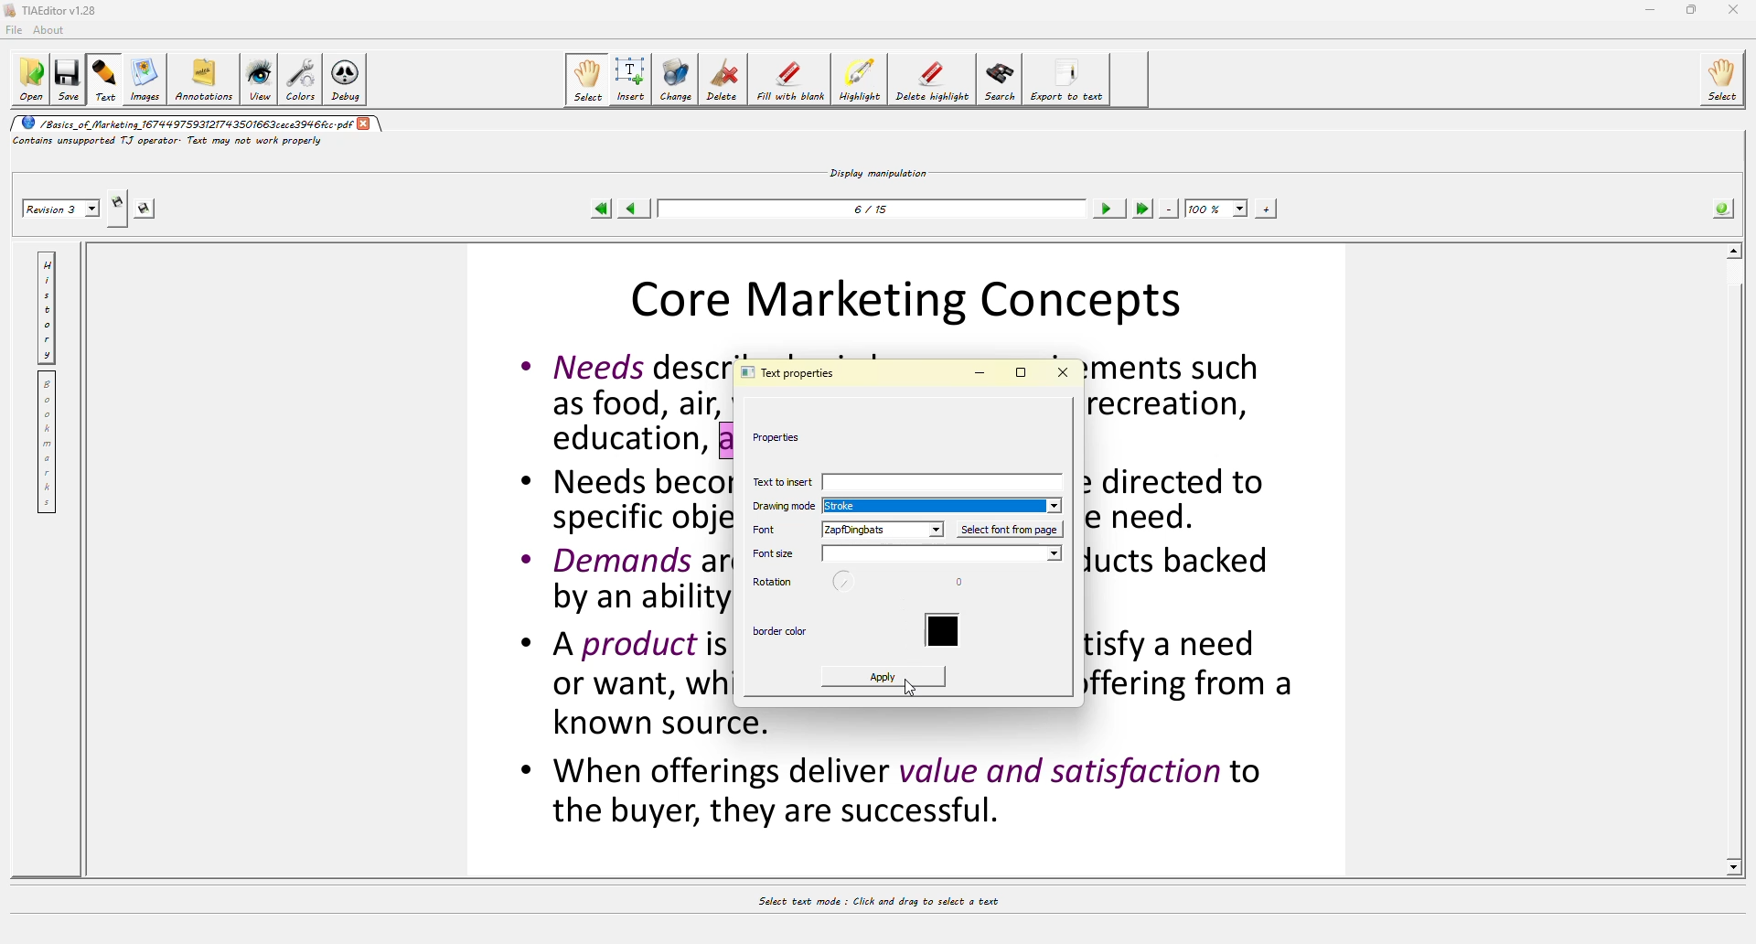 The image size is (1756, 944). What do you see at coordinates (1023, 371) in the screenshot?
I see `maximize` at bounding box center [1023, 371].